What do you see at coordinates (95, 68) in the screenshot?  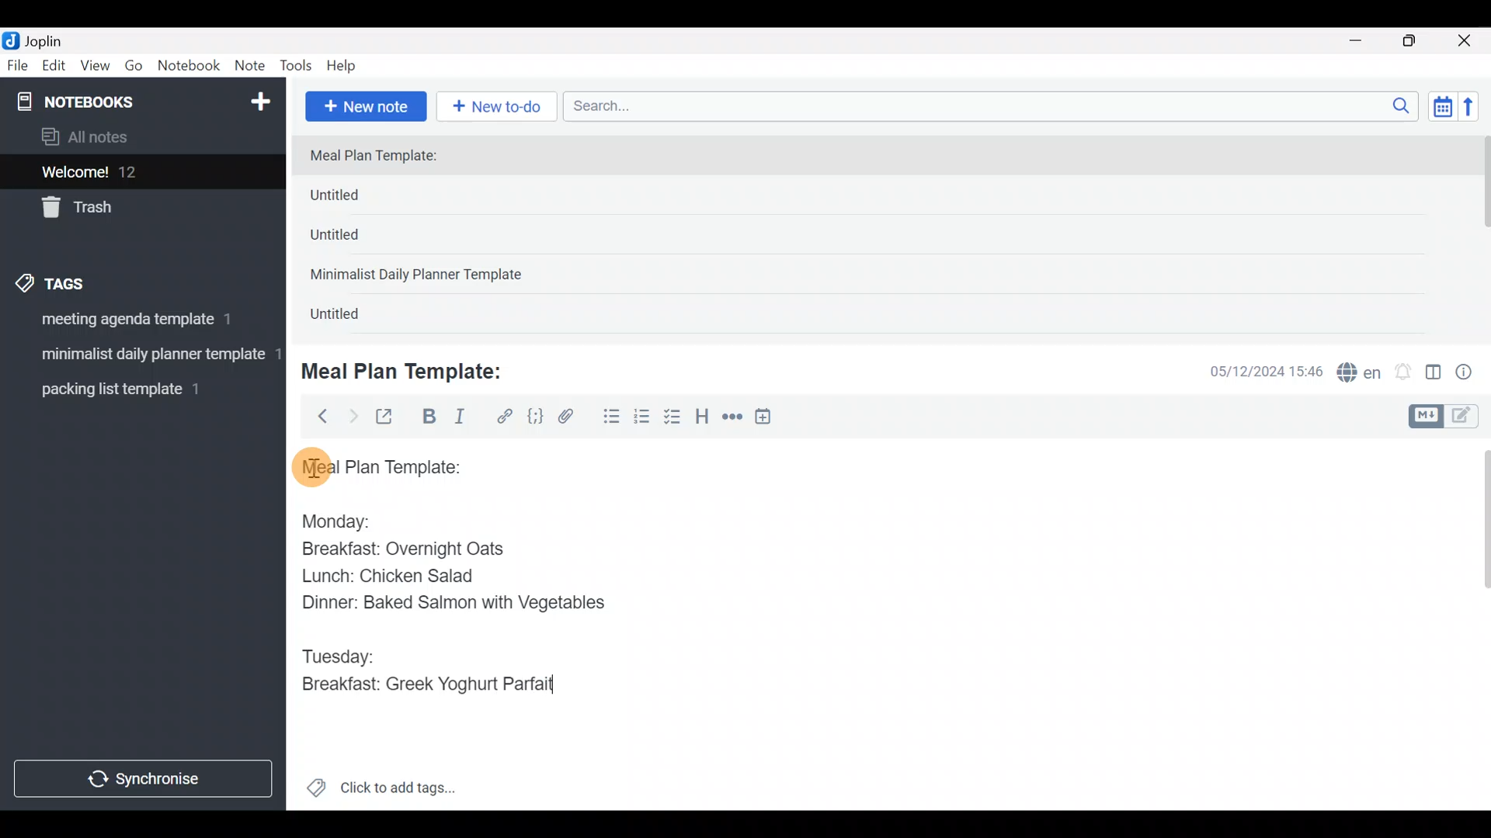 I see `View` at bounding box center [95, 68].